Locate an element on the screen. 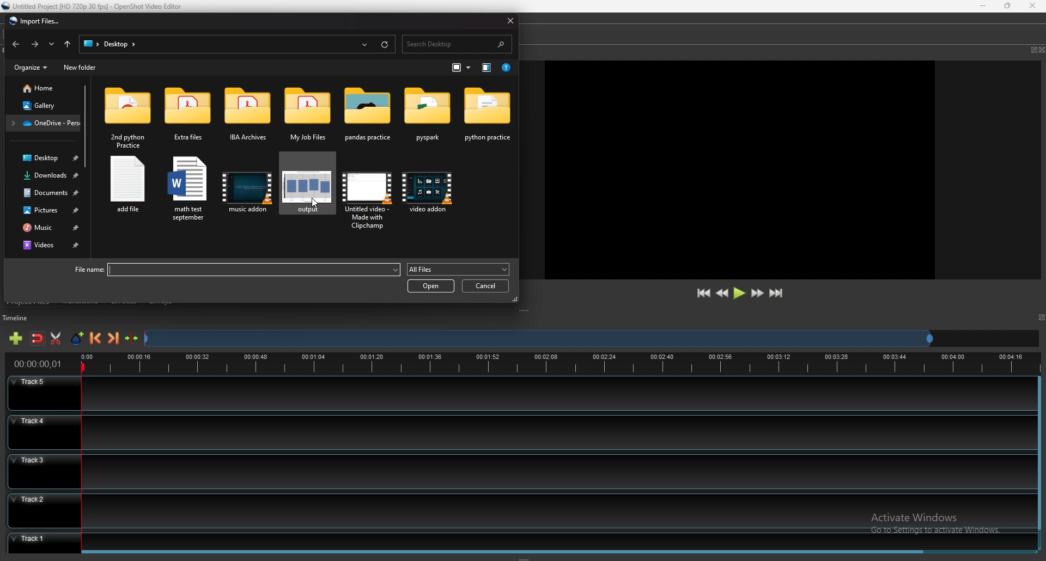  cancel is located at coordinates (486, 286).